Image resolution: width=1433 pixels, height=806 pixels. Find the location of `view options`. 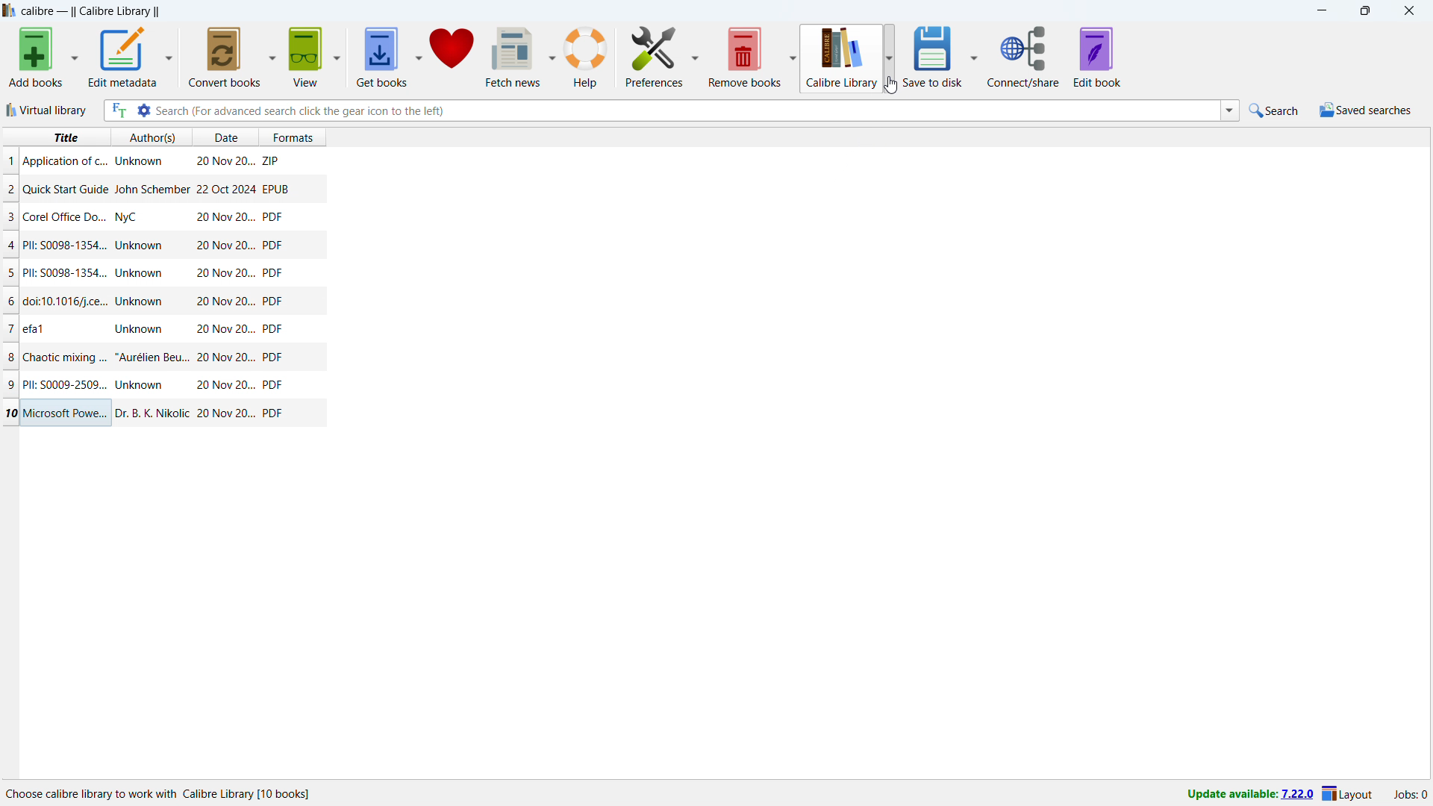

view options is located at coordinates (338, 57).